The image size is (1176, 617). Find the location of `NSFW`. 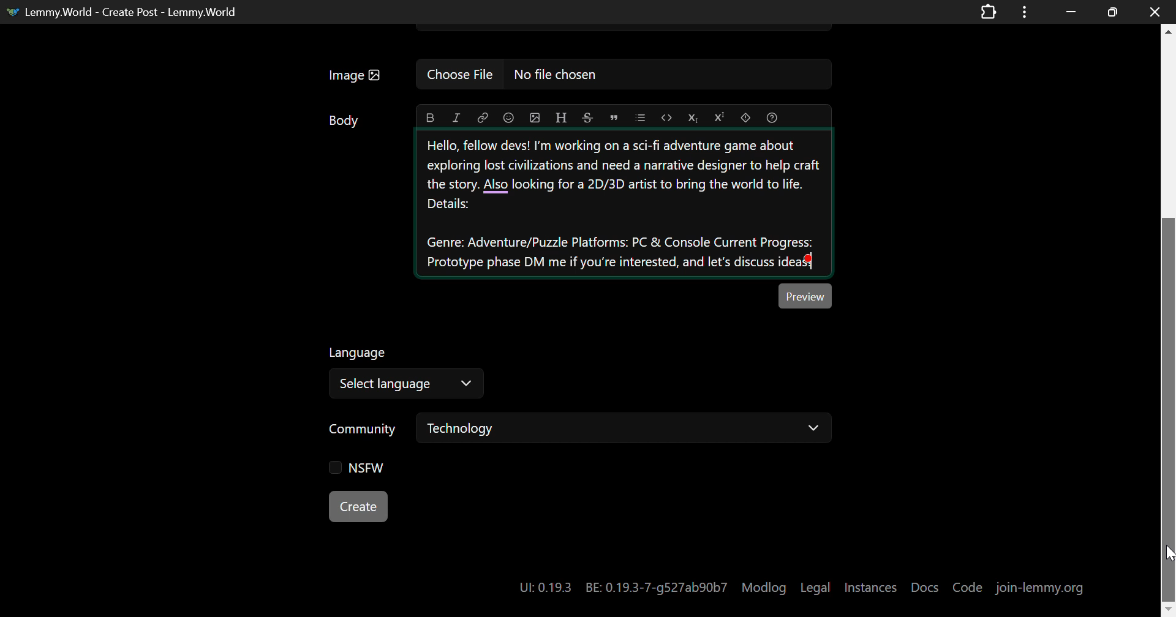

NSFW is located at coordinates (352, 466).